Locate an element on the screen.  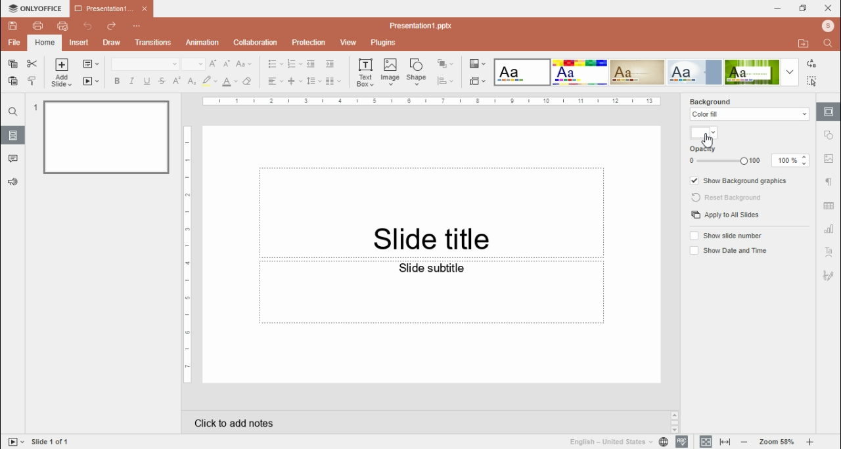
icon is located at coordinates (34, 8).